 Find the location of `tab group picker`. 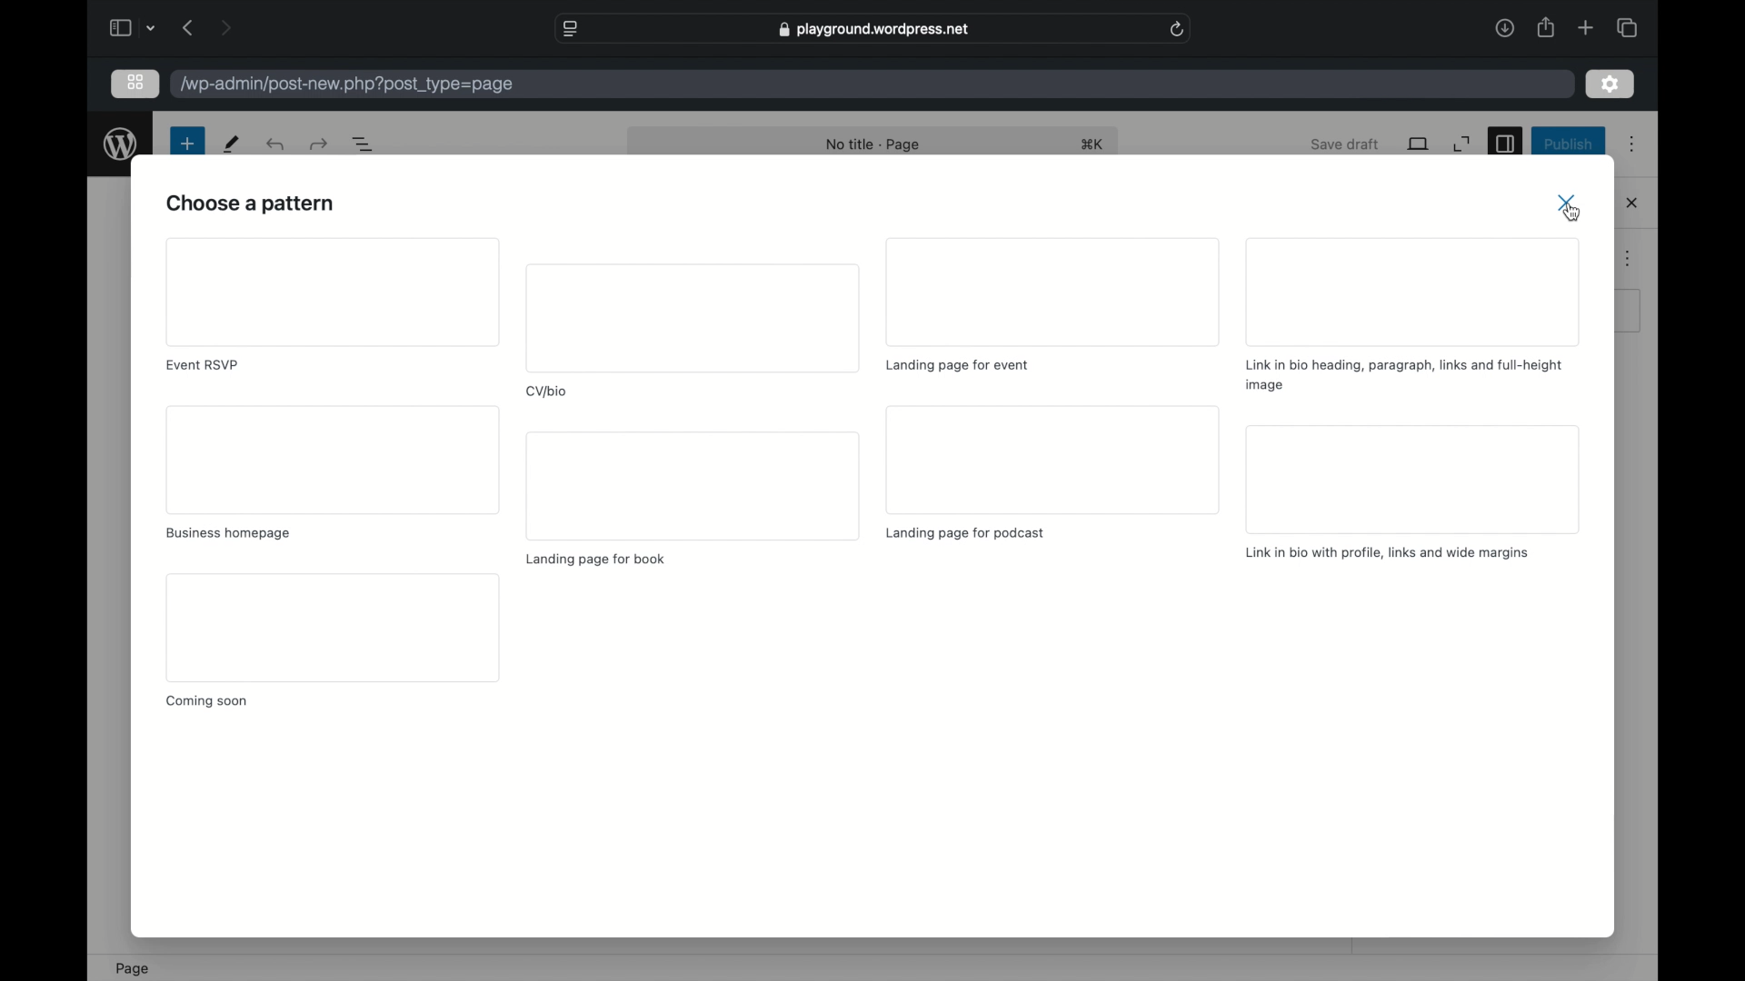

tab group picker is located at coordinates (151, 29).